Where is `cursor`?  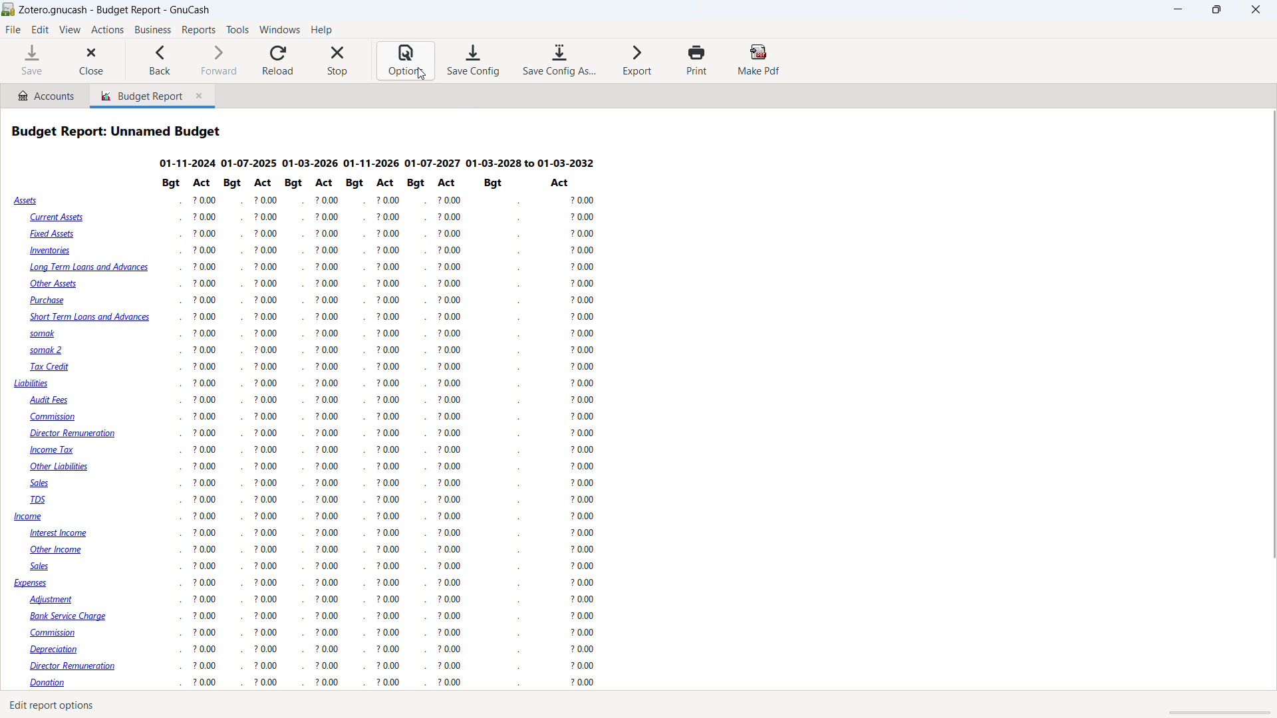
cursor is located at coordinates (422, 74).